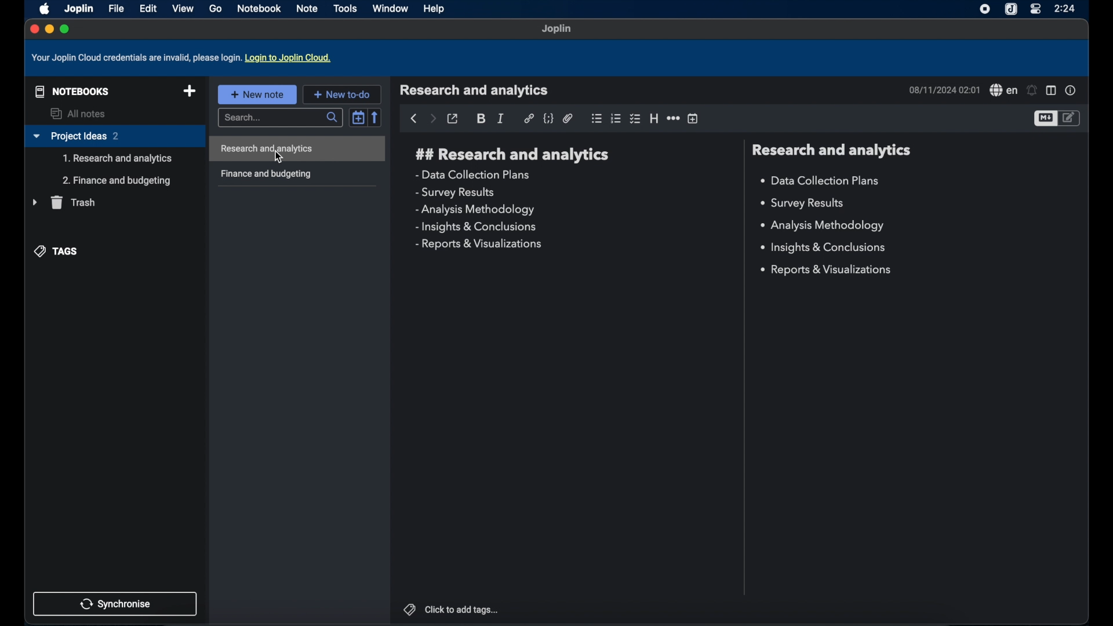  Describe the element at coordinates (345, 8) in the screenshot. I see `tools` at that location.